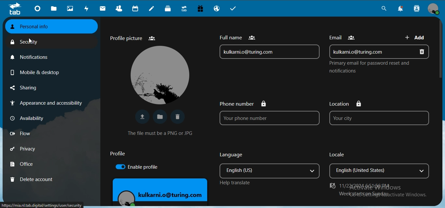 The height and width of the screenshot is (208, 445). What do you see at coordinates (34, 88) in the screenshot?
I see `sharing` at bounding box center [34, 88].